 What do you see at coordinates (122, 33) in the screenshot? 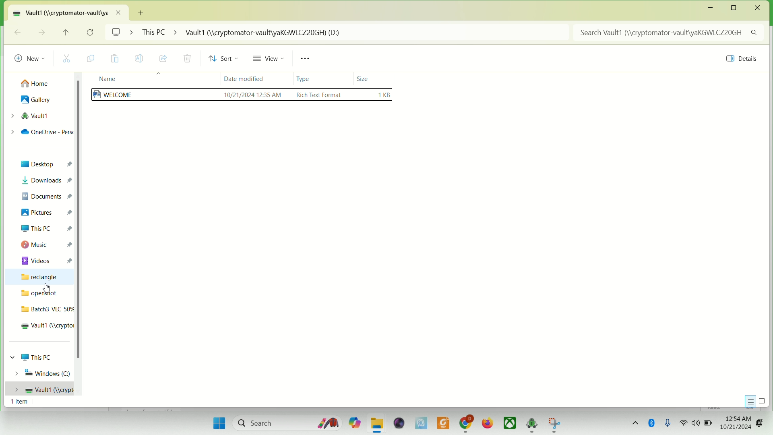
I see `screen >` at bounding box center [122, 33].